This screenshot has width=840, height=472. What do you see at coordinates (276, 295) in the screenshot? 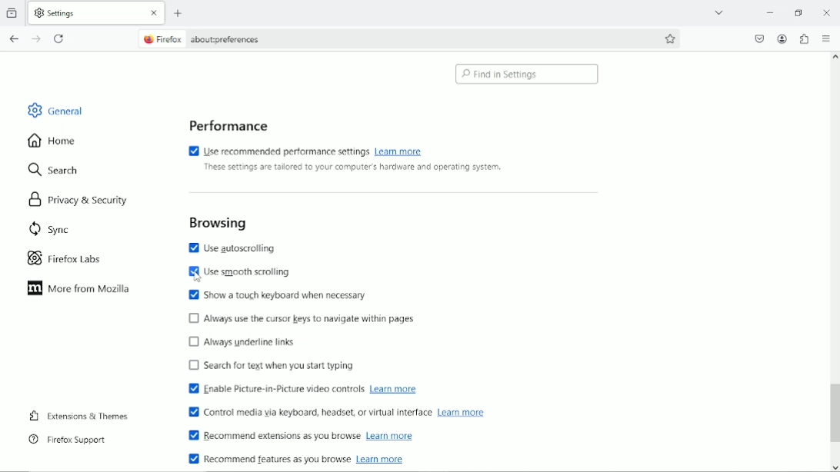
I see `Show a touch keyboard when necessary` at bounding box center [276, 295].